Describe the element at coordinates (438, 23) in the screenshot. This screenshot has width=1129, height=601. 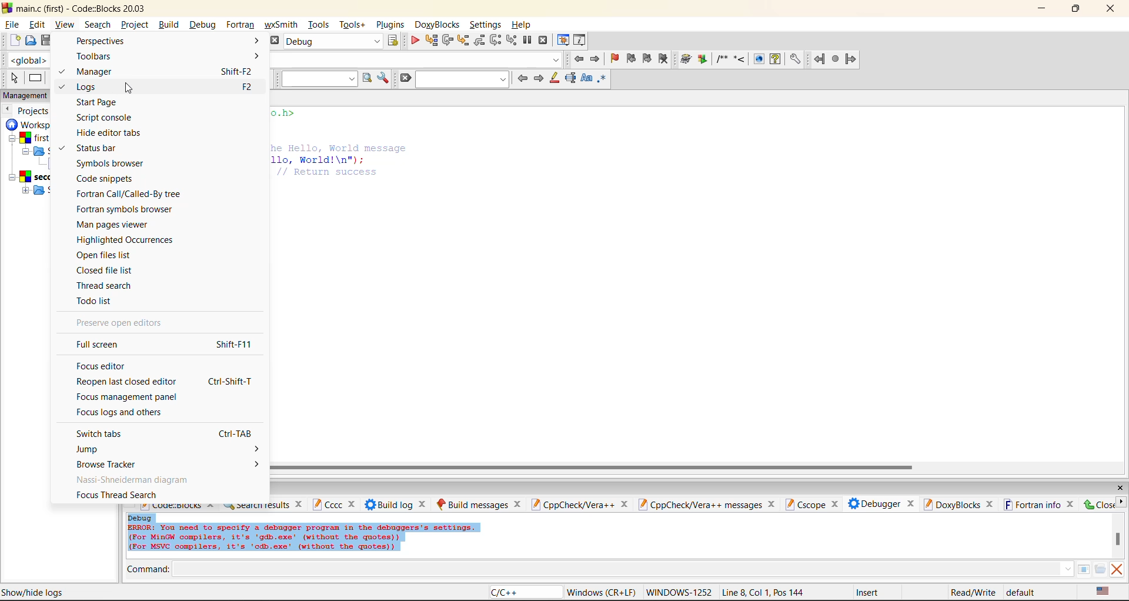
I see `doxyblocks` at that location.